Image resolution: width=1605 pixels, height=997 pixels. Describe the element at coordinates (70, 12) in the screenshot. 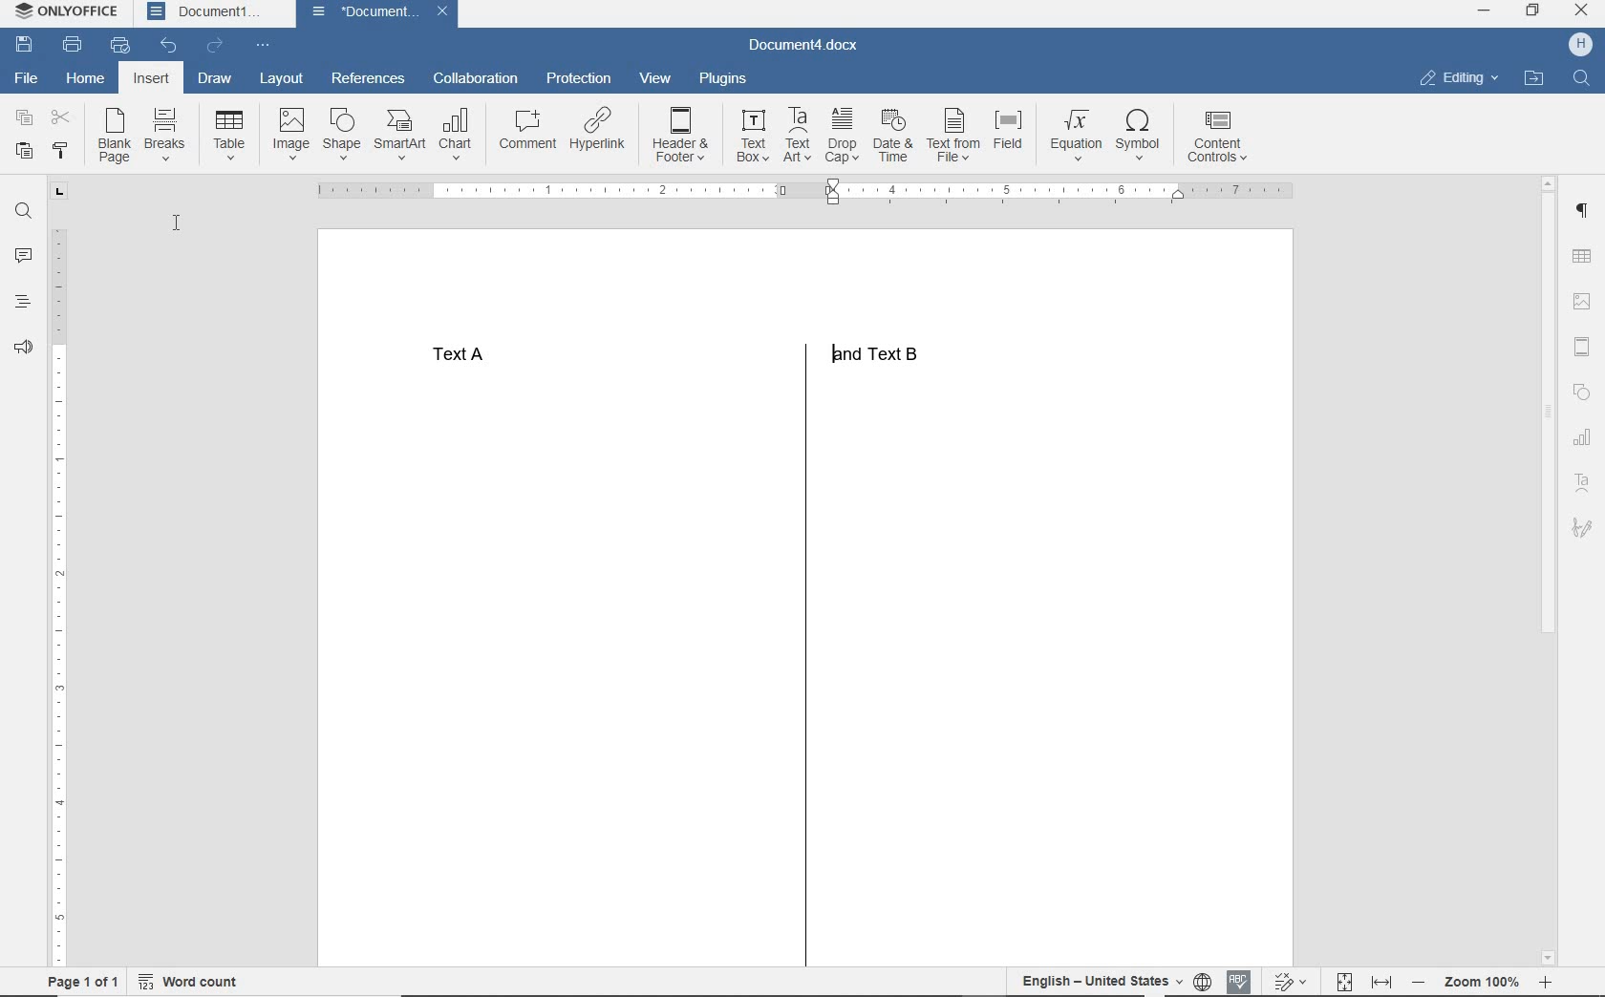

I see `SYSTEM NAME` at that location.